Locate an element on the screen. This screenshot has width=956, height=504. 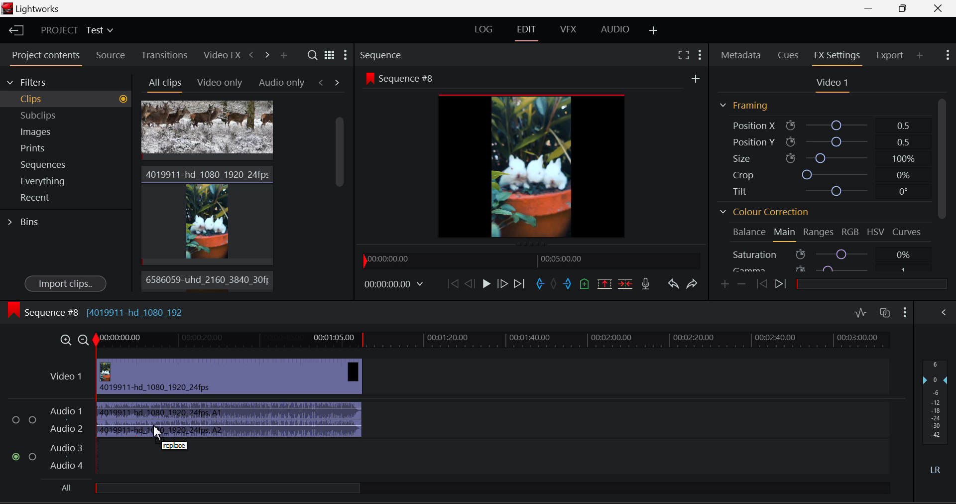
File 2 is located at coordinates (207, 214).